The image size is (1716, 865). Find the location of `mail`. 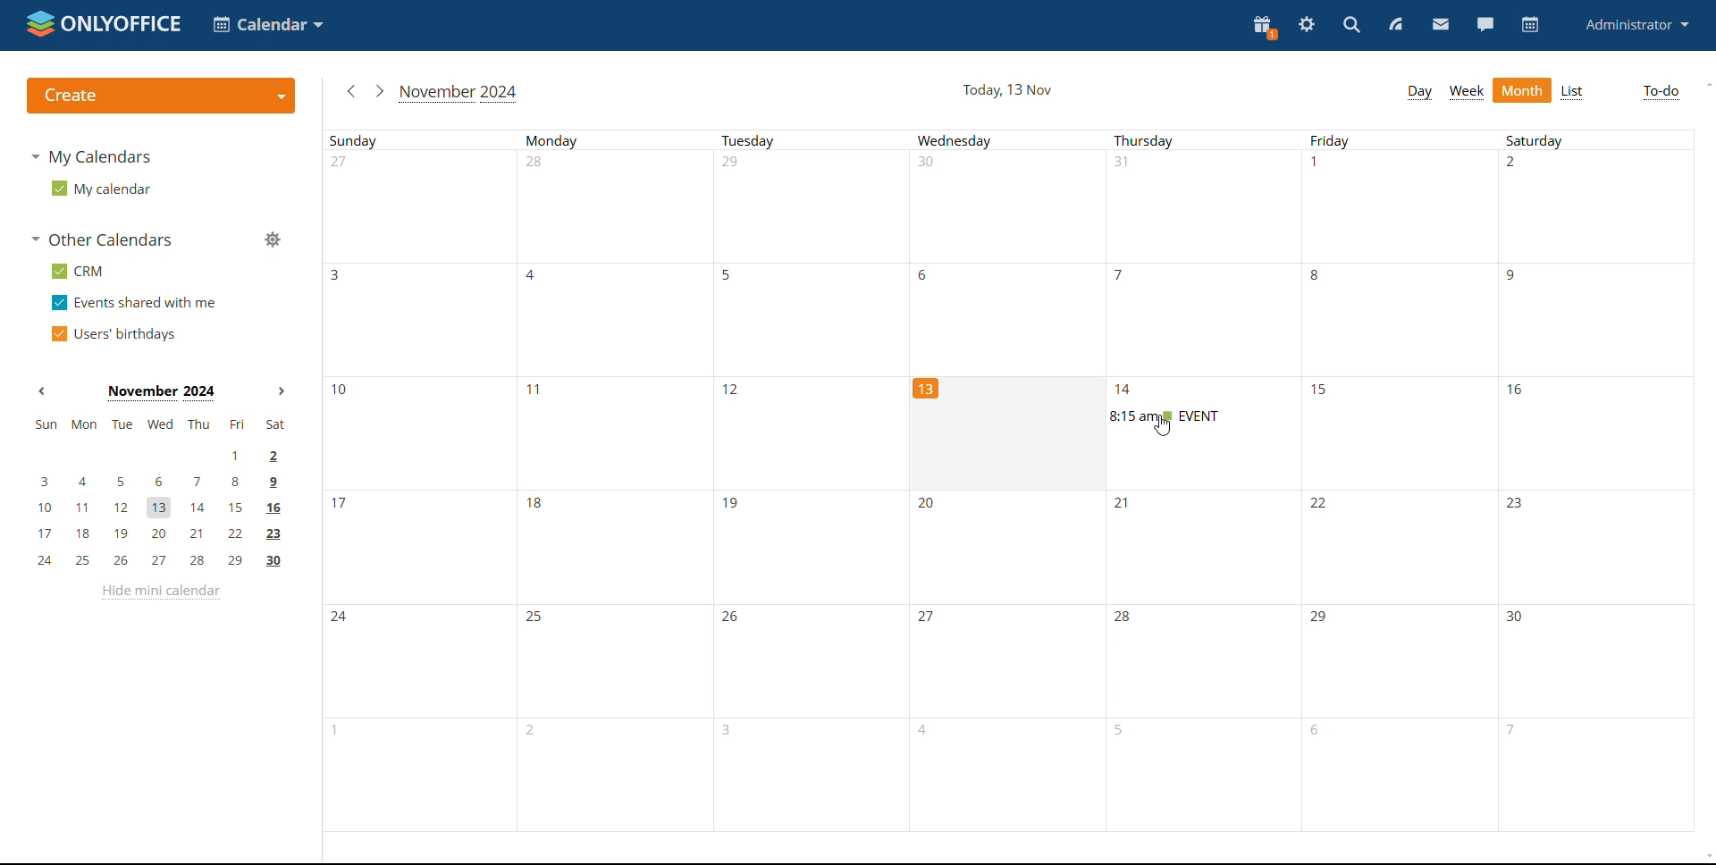

mail is located at coordinates (1439, 25).